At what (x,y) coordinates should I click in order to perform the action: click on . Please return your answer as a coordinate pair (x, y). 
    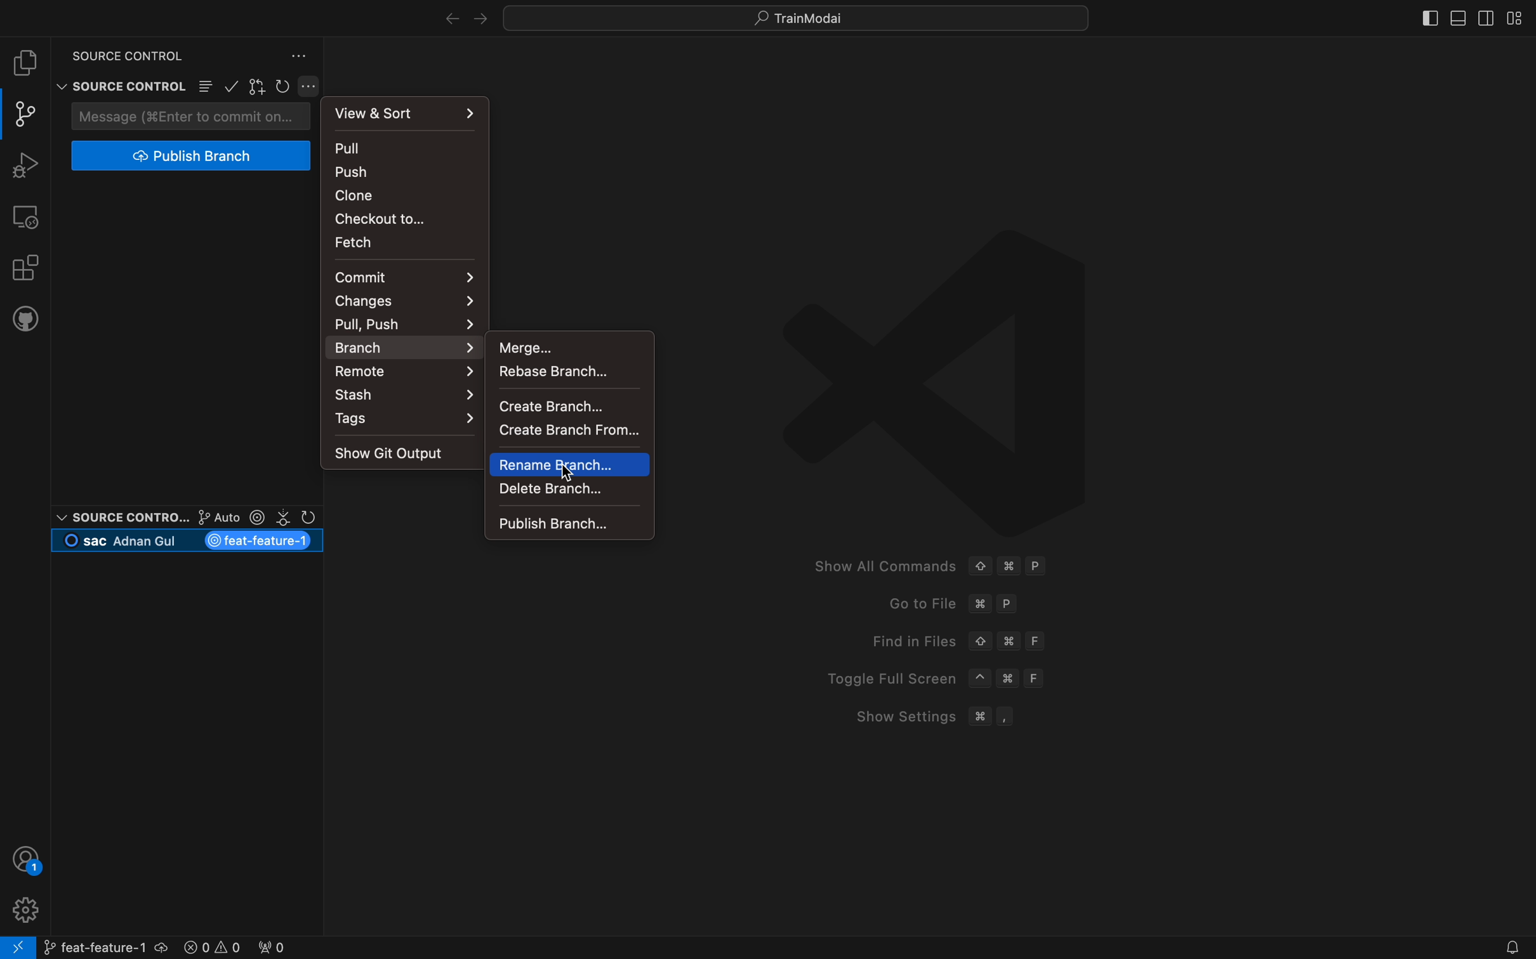
    Looking at the image, I should click on (204, 88).